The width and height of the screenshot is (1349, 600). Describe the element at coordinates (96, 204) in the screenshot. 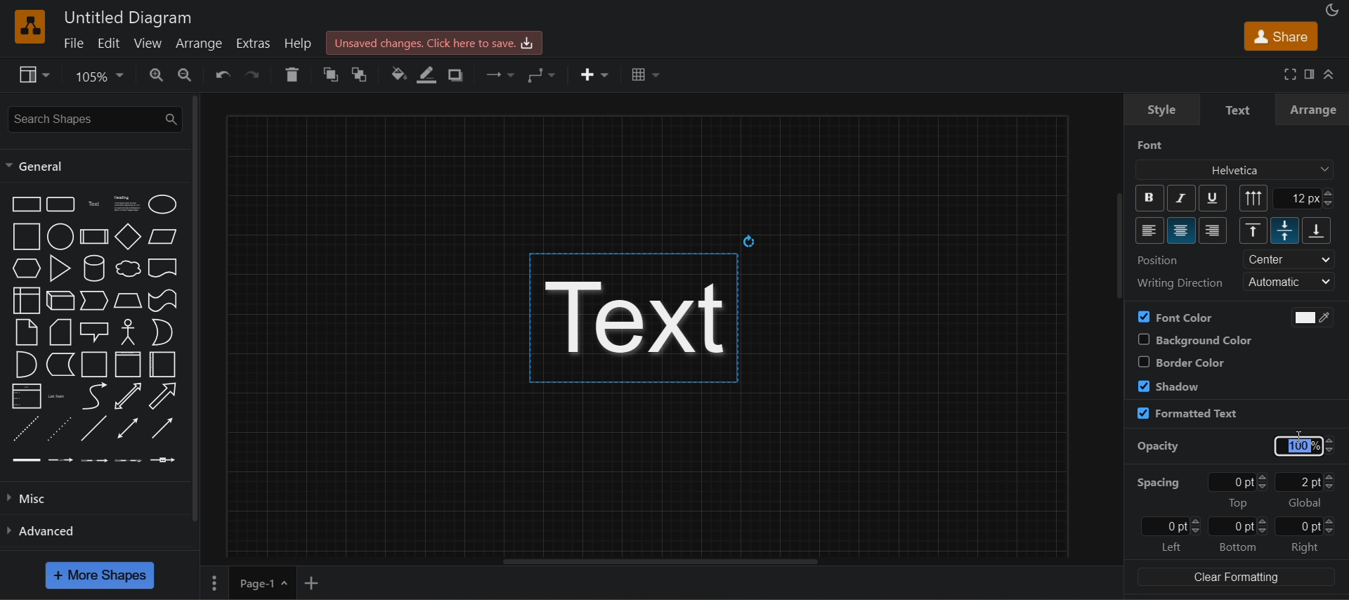

I see `text` at that location.